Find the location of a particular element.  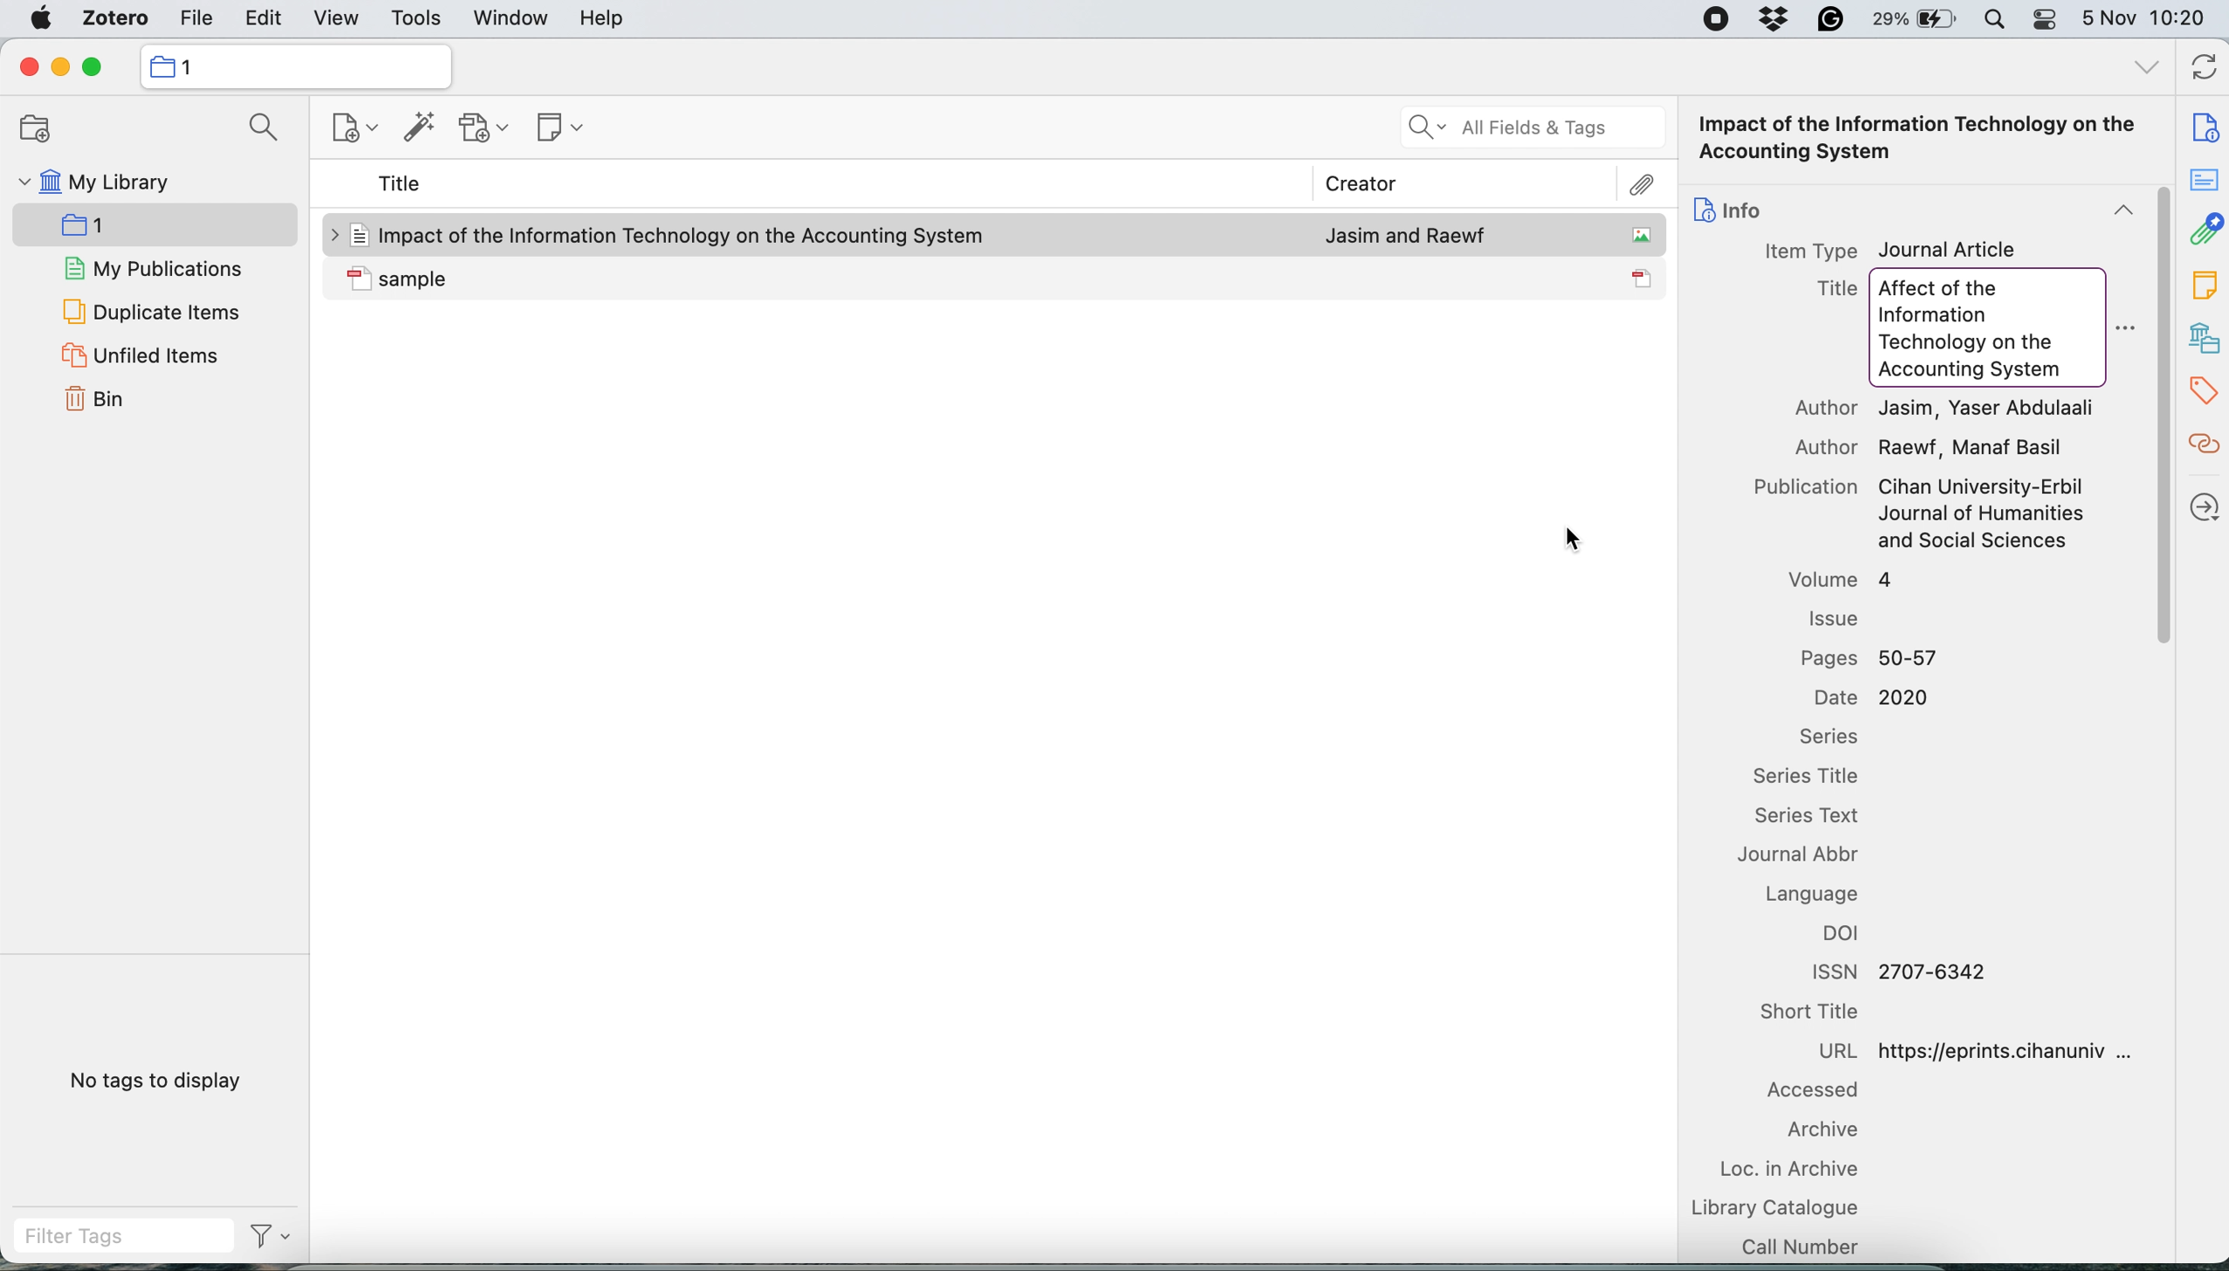

add items by identifier is located at coordinates (417, 128).